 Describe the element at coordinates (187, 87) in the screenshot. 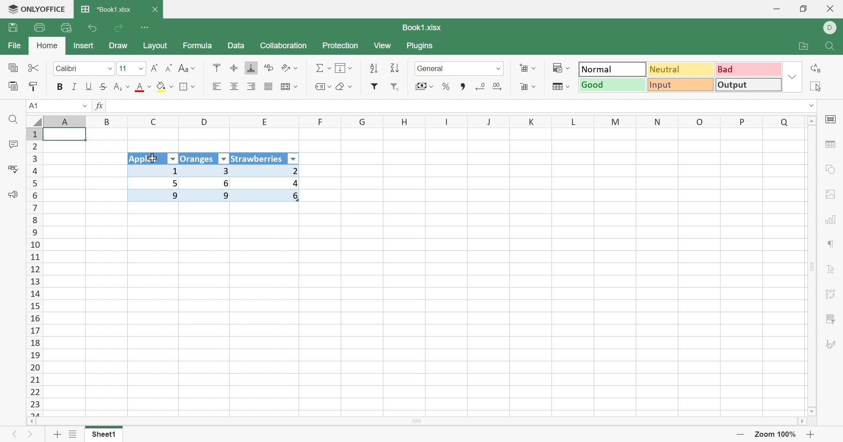

I see `Borders` at that location.